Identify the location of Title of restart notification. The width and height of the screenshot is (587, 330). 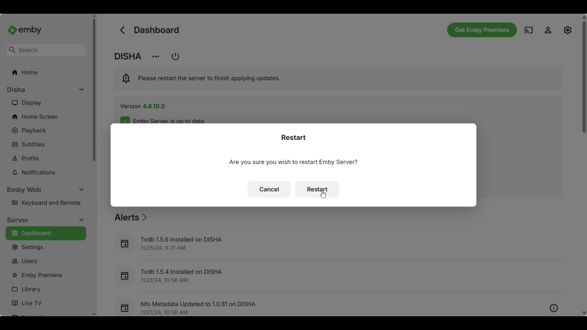
(294, 137).